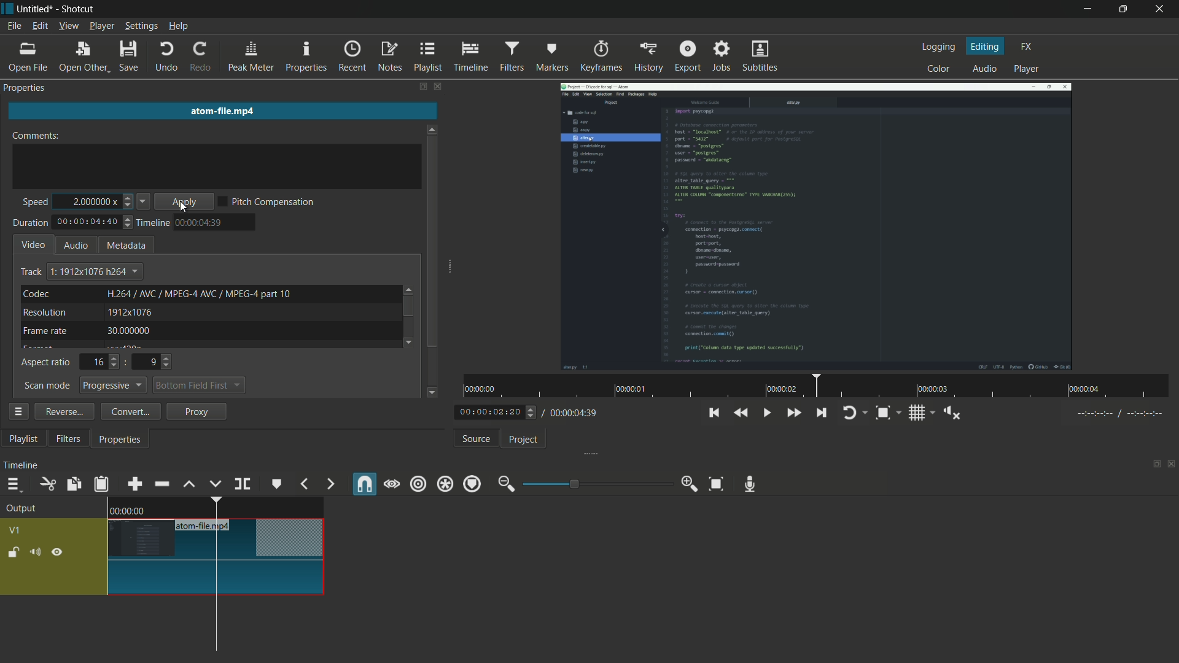  I want to click on cursor, so click(204, 565).